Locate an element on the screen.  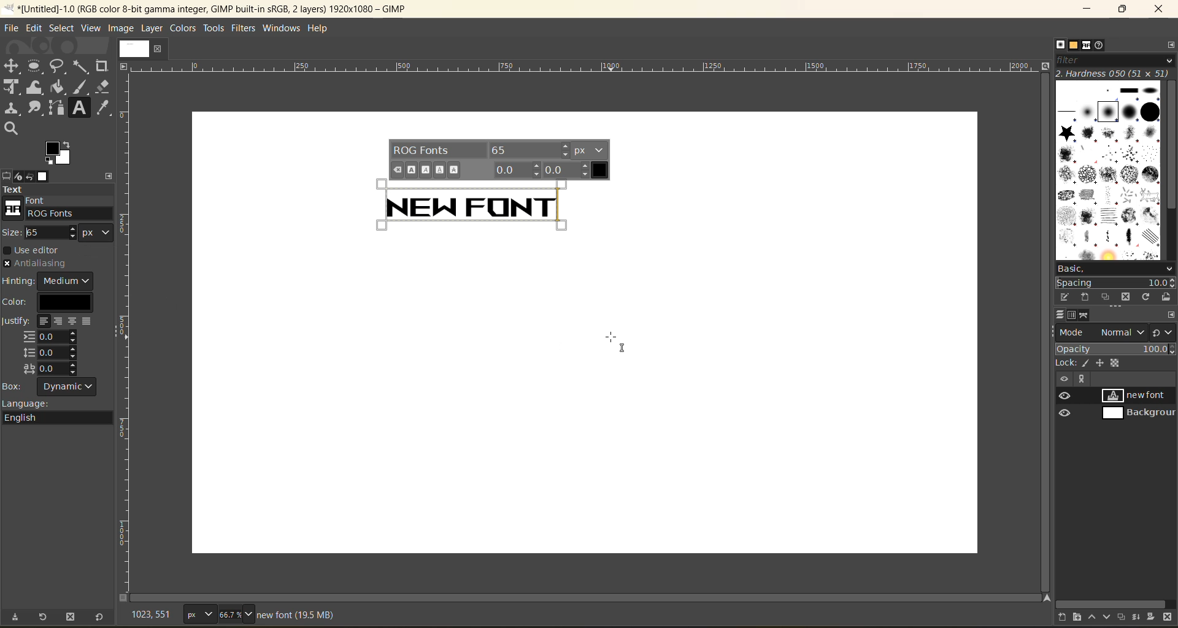
create a new layer group is located at coordinates (1079, 618).